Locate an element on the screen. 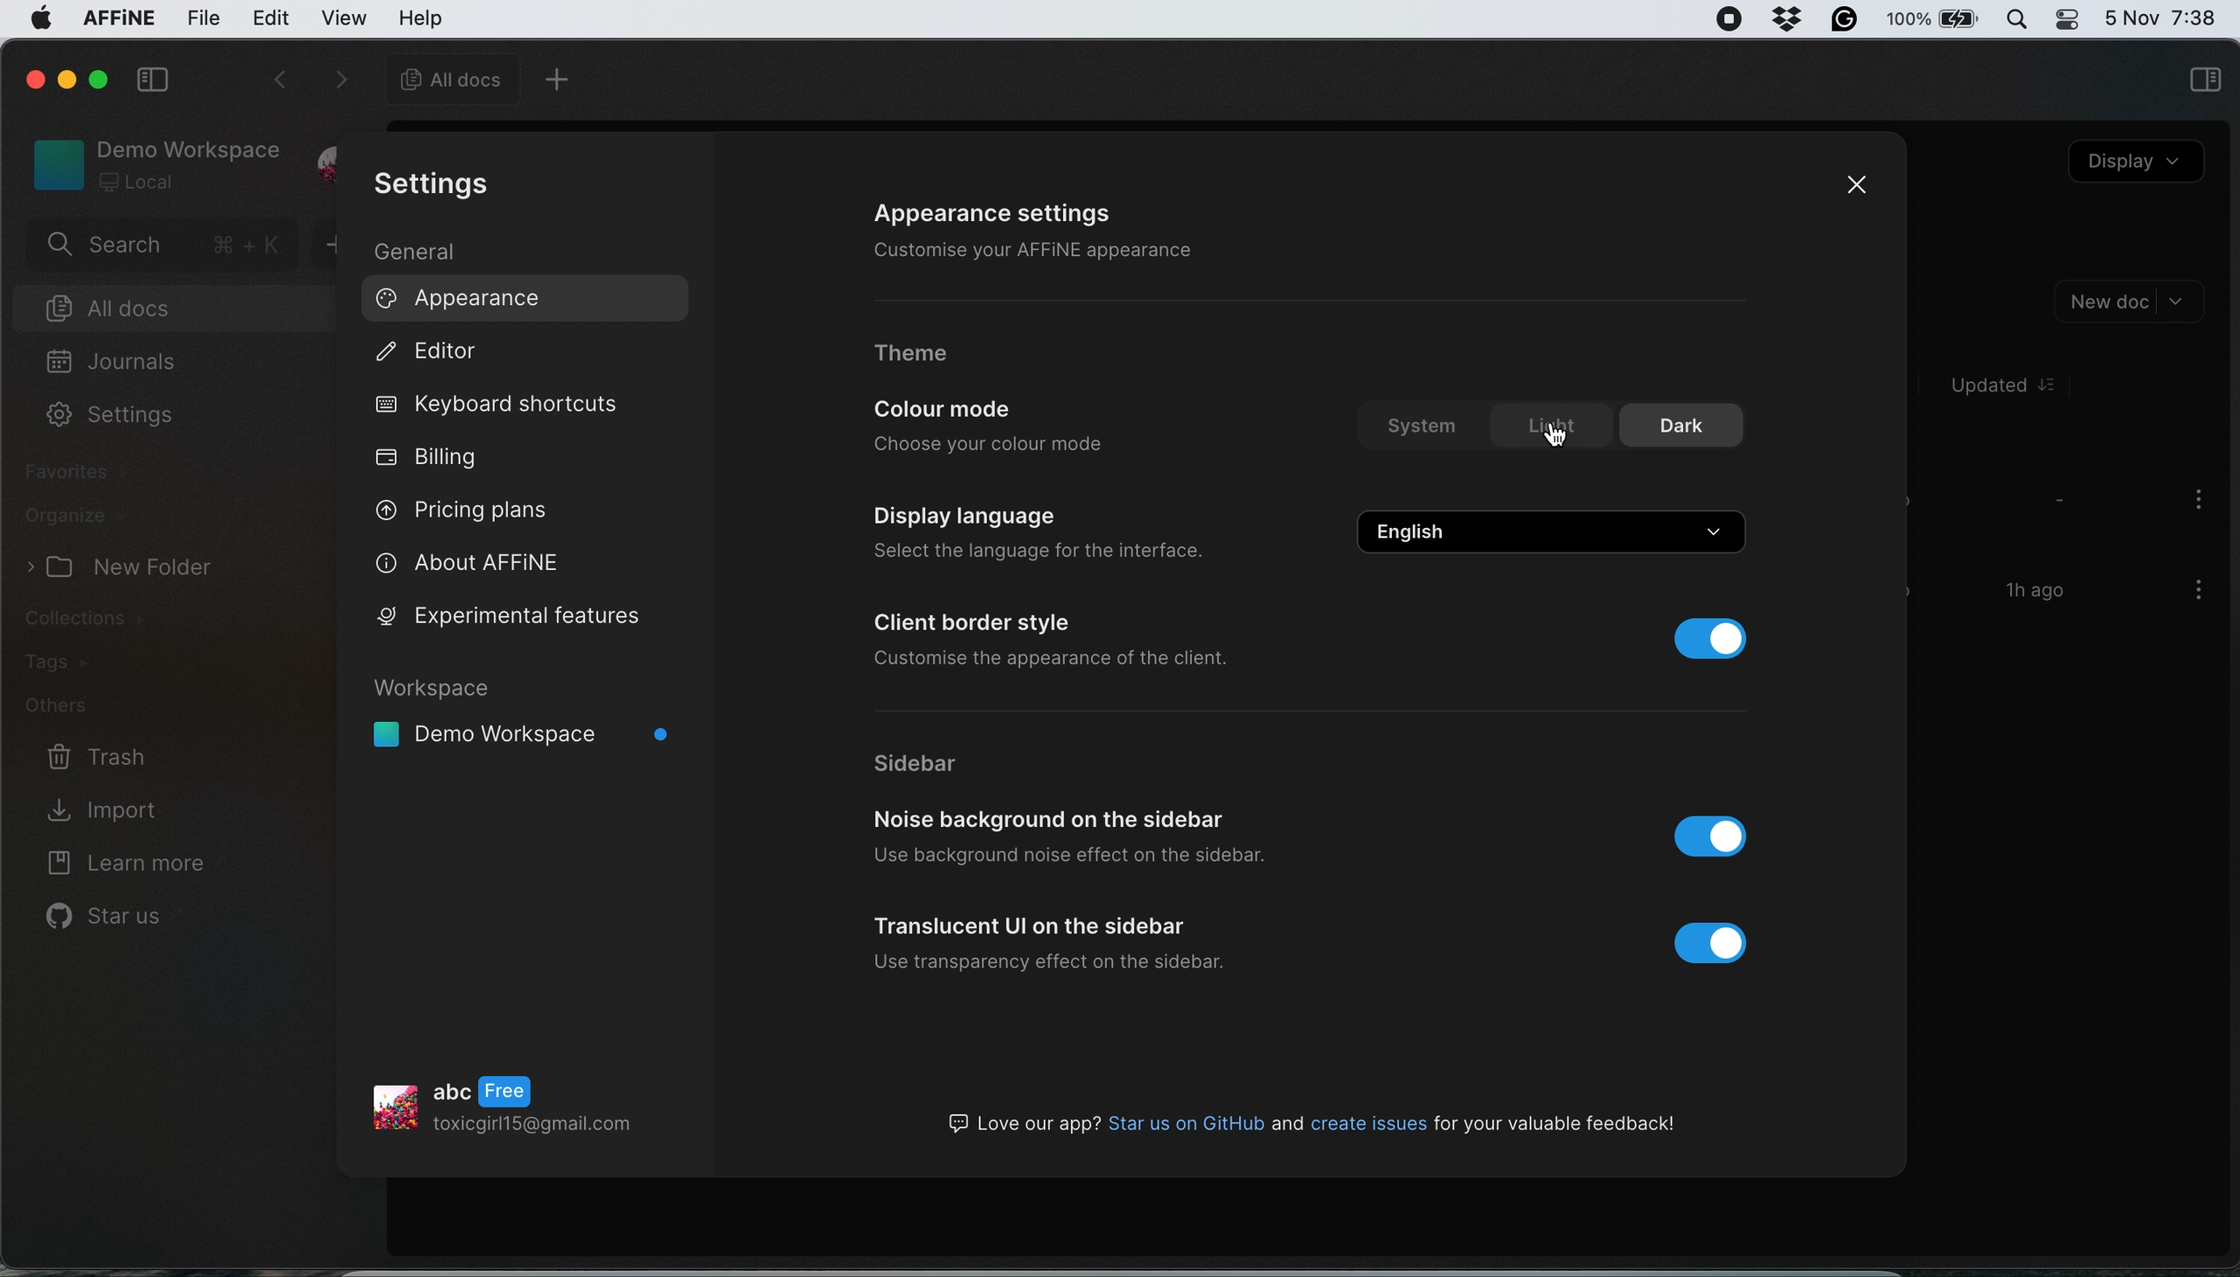 The height and width of the screenshot is (1277, 2240). profile is located at coordinates (527, 1109).